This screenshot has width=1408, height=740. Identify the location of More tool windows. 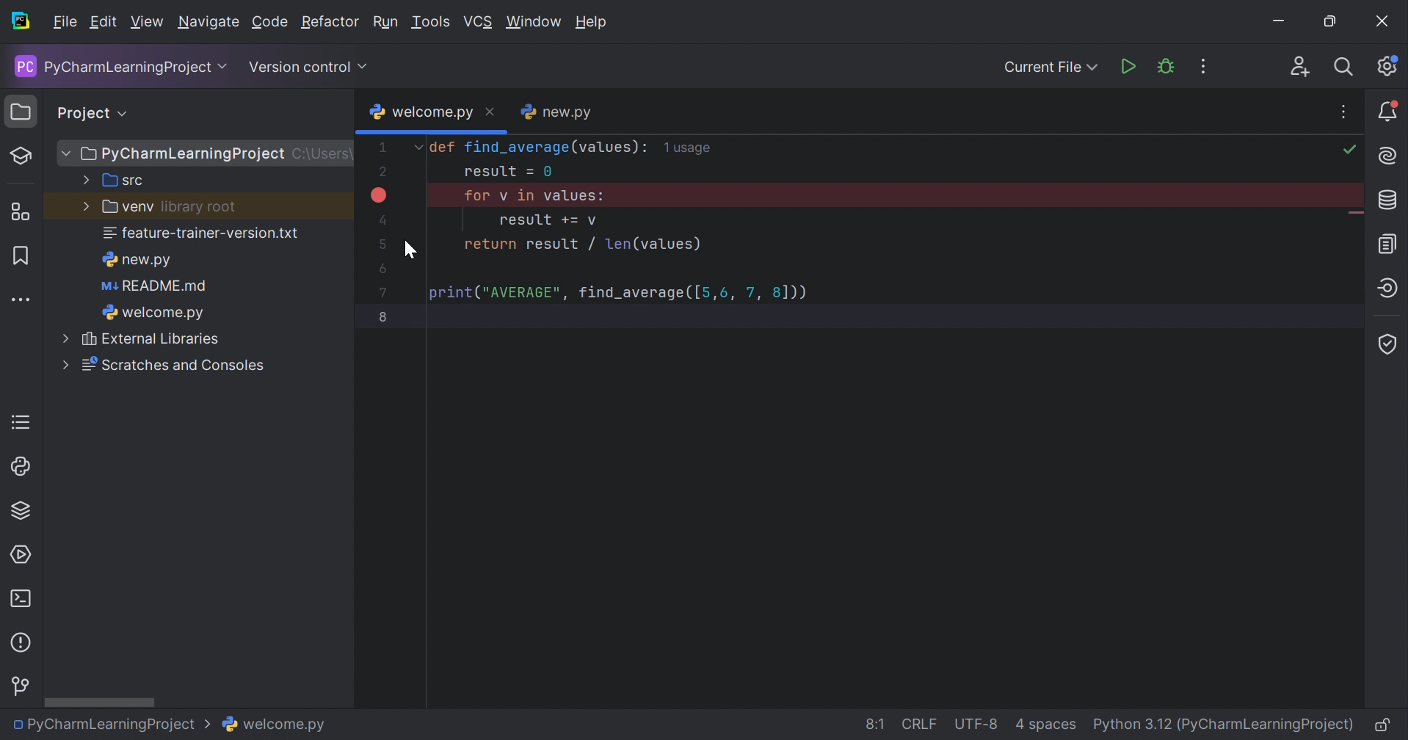
(22, 301).